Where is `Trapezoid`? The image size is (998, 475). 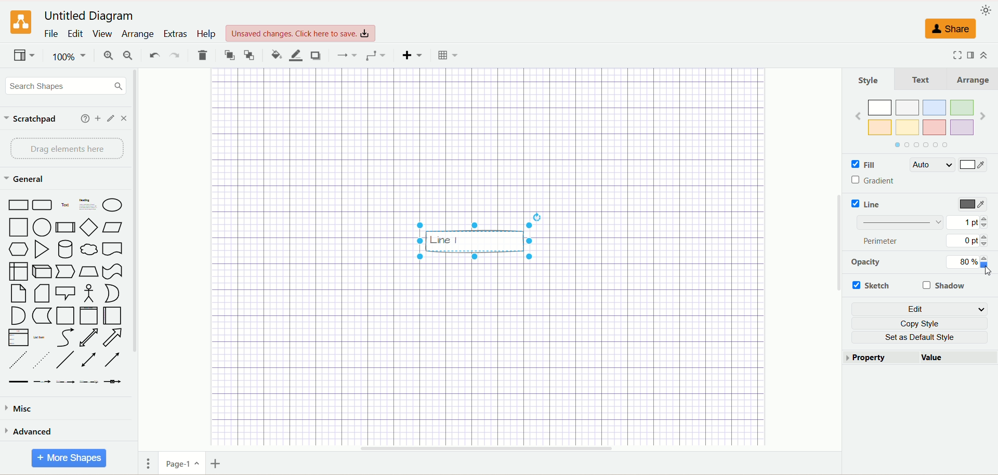
Trapezoid is located at coordinates (89, 272).